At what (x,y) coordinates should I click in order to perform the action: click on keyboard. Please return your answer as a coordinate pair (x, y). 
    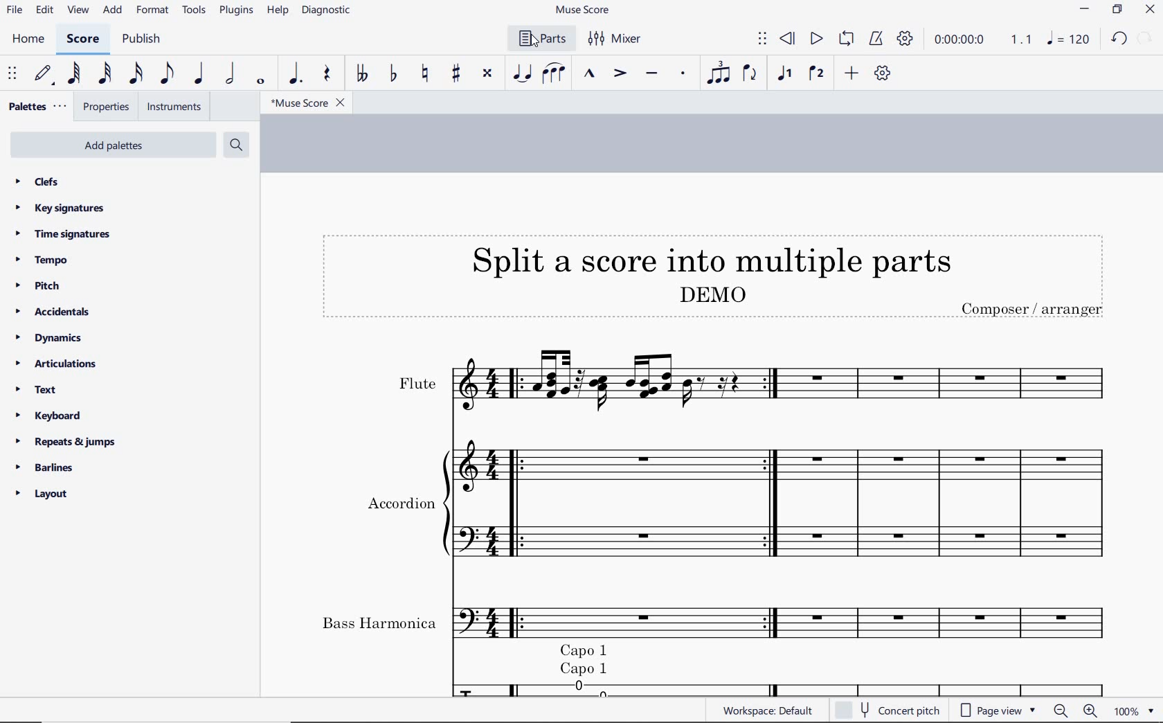
    Looking at the image, I should click on (50, 417).